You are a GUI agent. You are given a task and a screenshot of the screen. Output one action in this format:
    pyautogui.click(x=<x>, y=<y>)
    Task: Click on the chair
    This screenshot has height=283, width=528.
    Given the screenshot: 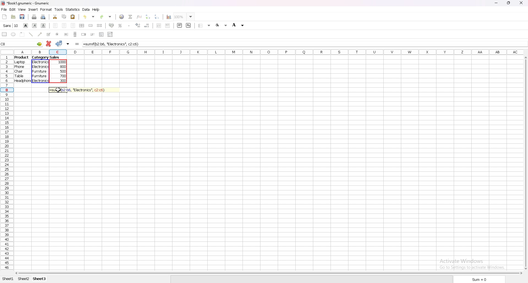 What is the action you would take?
    pyautogui.click(x=19, y=71)
    